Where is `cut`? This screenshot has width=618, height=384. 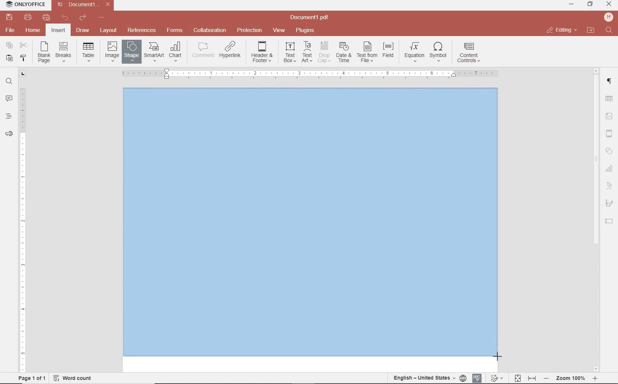 cut is located at coordinates (23, 46).